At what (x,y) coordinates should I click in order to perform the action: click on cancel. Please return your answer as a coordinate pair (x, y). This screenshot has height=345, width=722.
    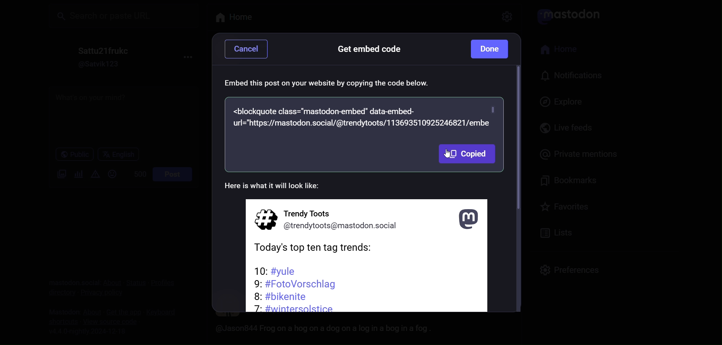
    Looking at the image, I should click on (250, 50).